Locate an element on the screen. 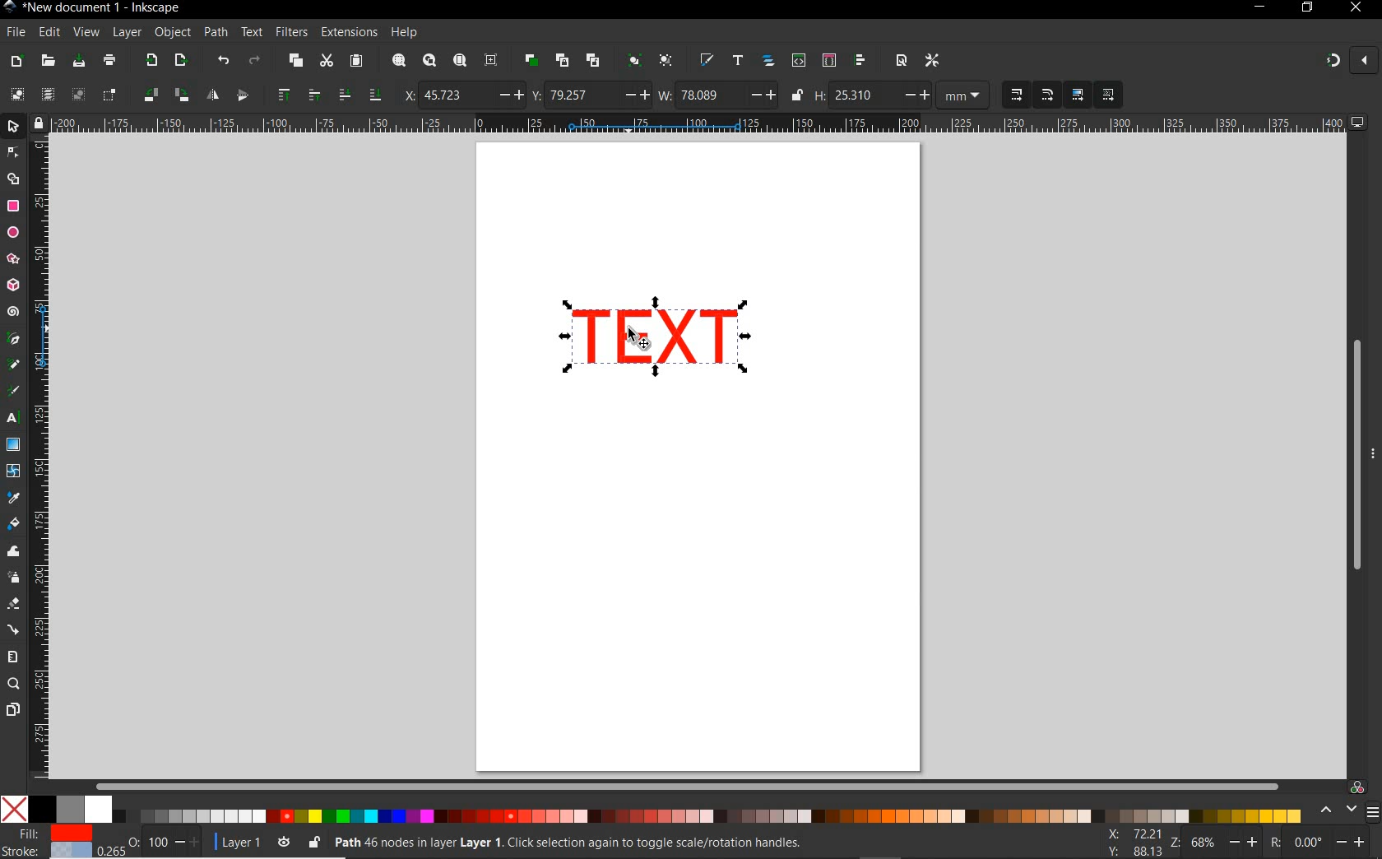  MINIMIZE is located at coordinates (1258, 7).